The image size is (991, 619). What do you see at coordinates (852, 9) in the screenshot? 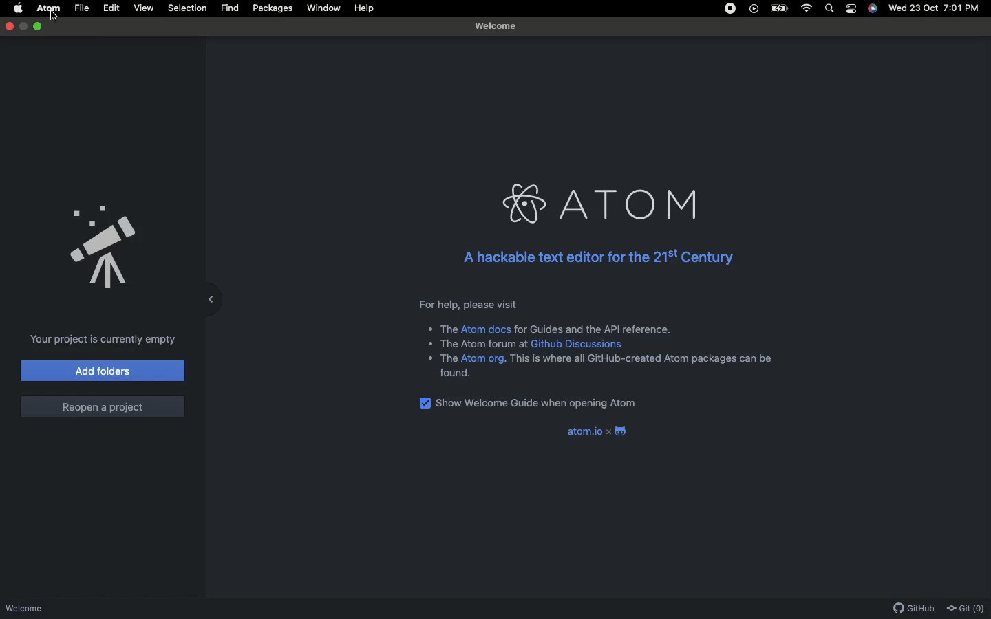
I see `Notification bar` at bounding box center [852, 9].